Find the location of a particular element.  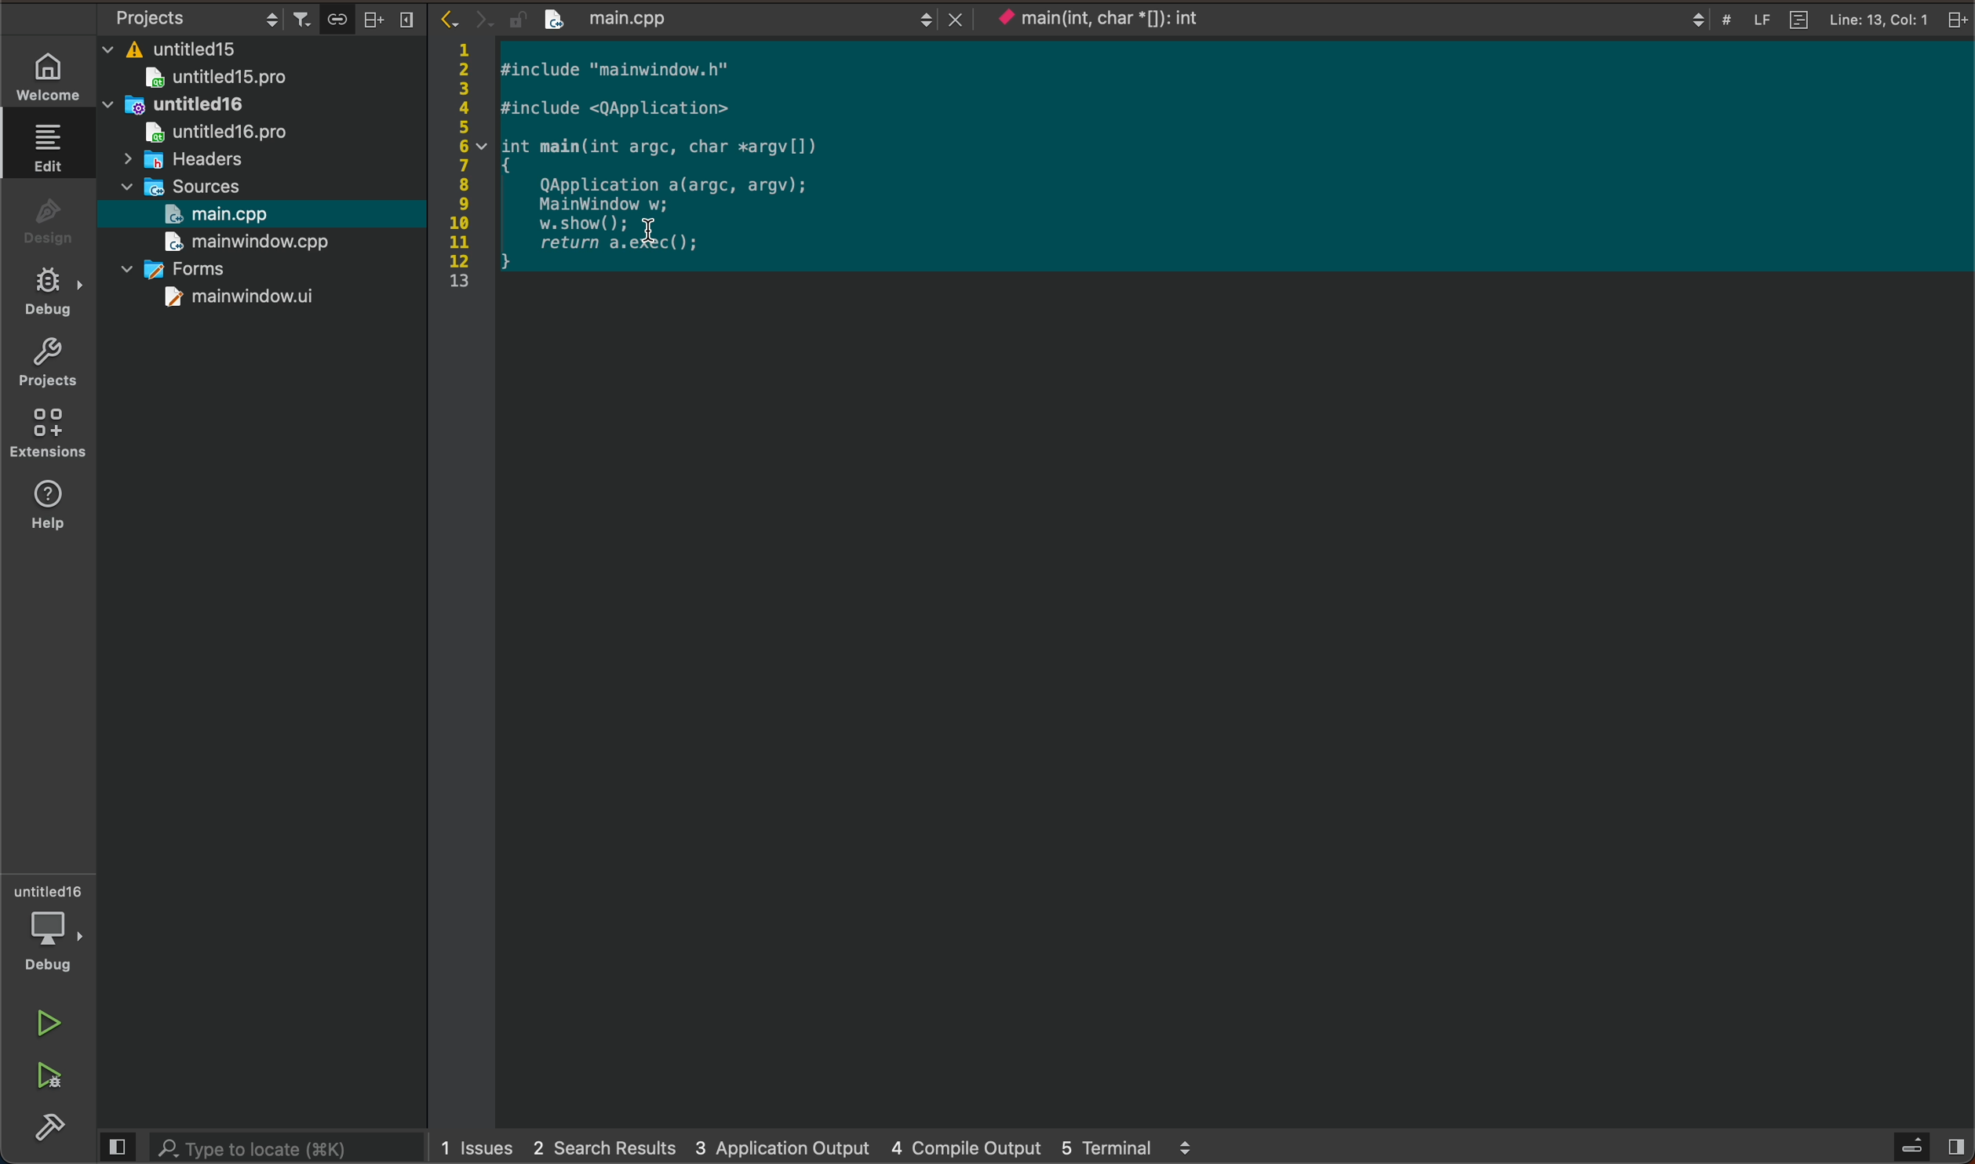

search is located at coordinates (260, 1148).